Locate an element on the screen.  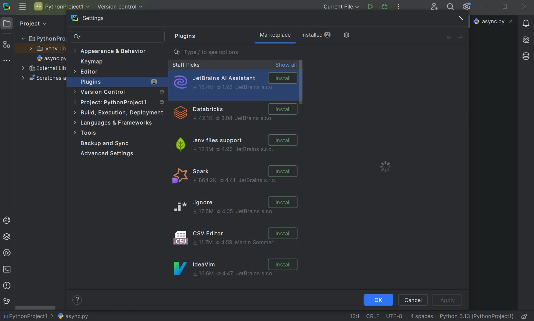
main menu is located at coordinates (23, 8).